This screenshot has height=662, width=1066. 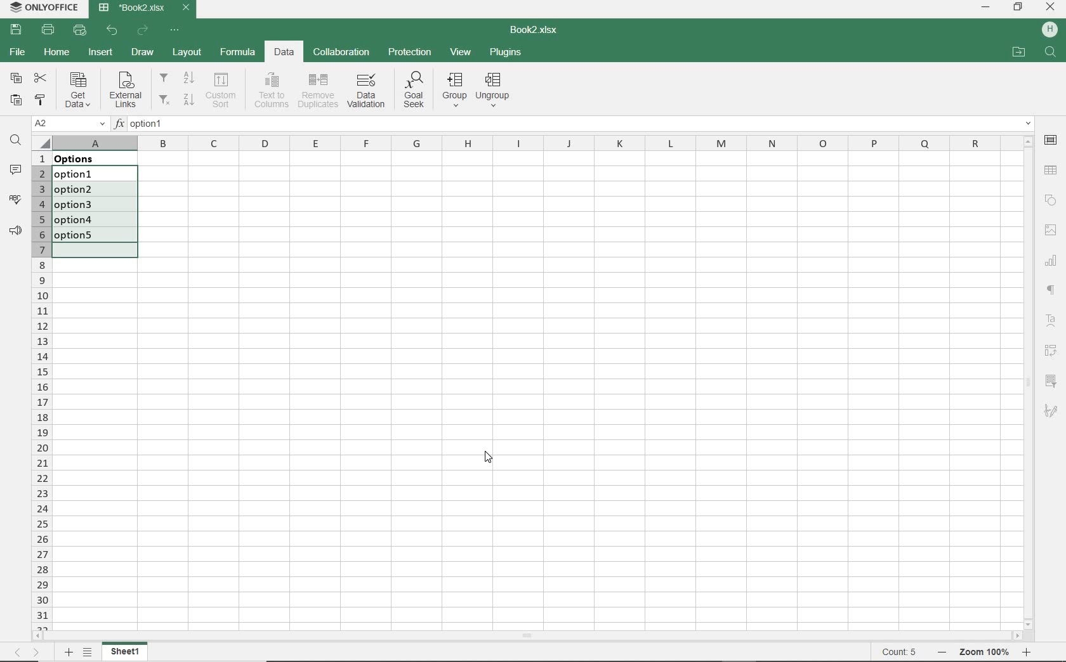 I want to click on COLLABORATION, so click(x=342, y=51).